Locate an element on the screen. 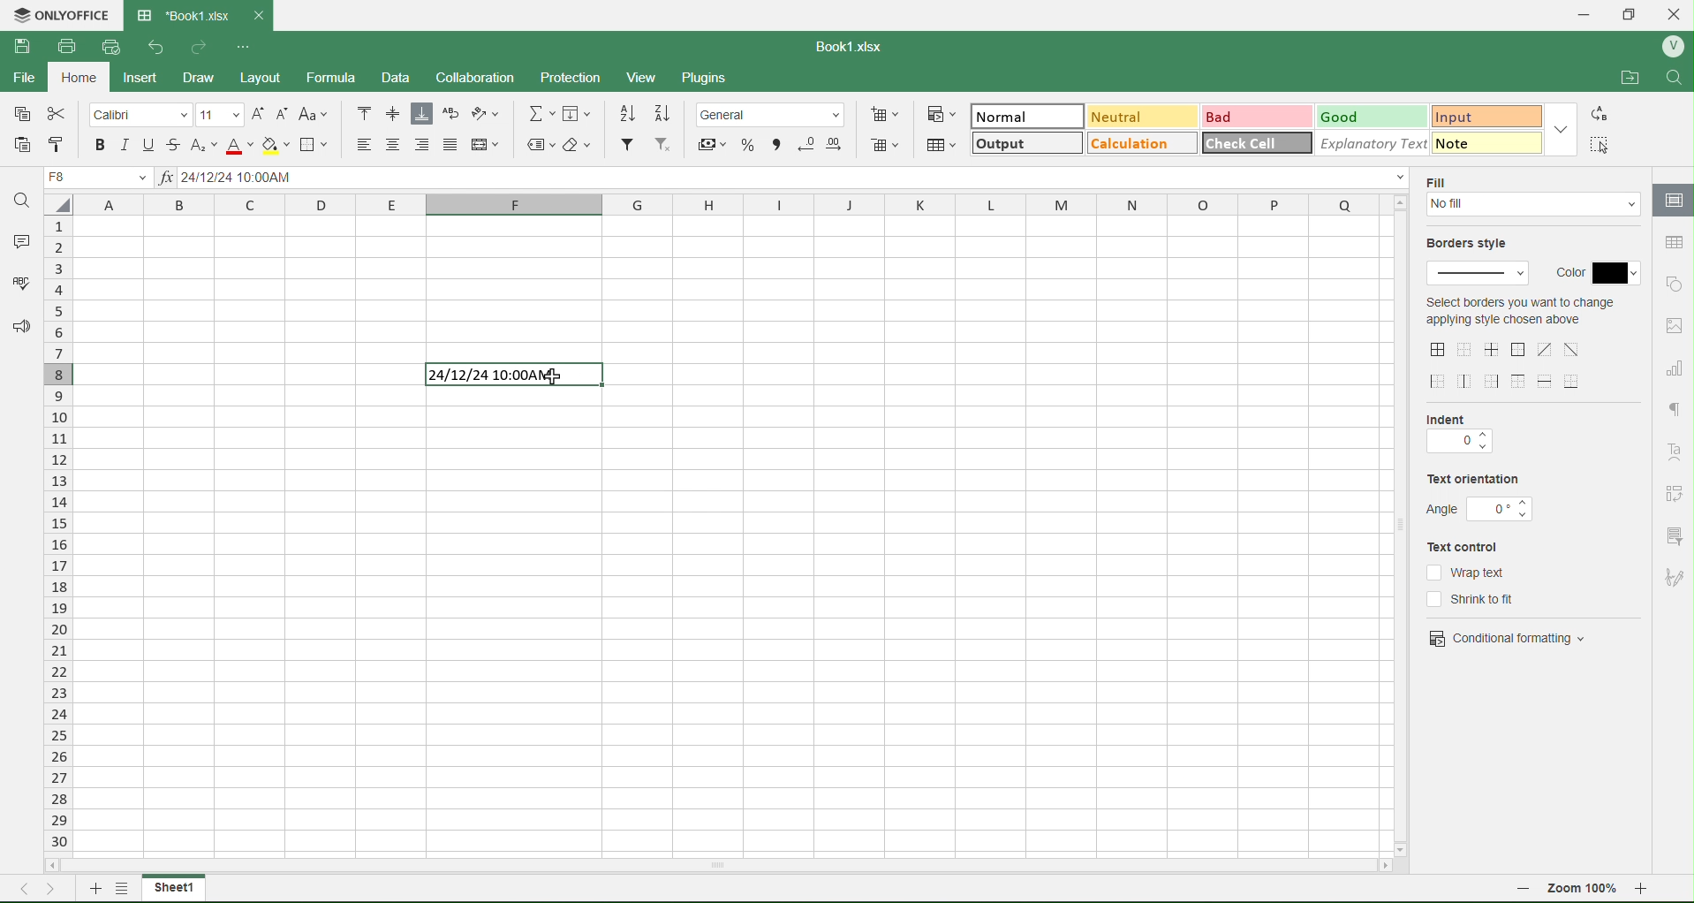 This screenshot has width=1694, height=903. Redo is located at coordinates (200, 46).